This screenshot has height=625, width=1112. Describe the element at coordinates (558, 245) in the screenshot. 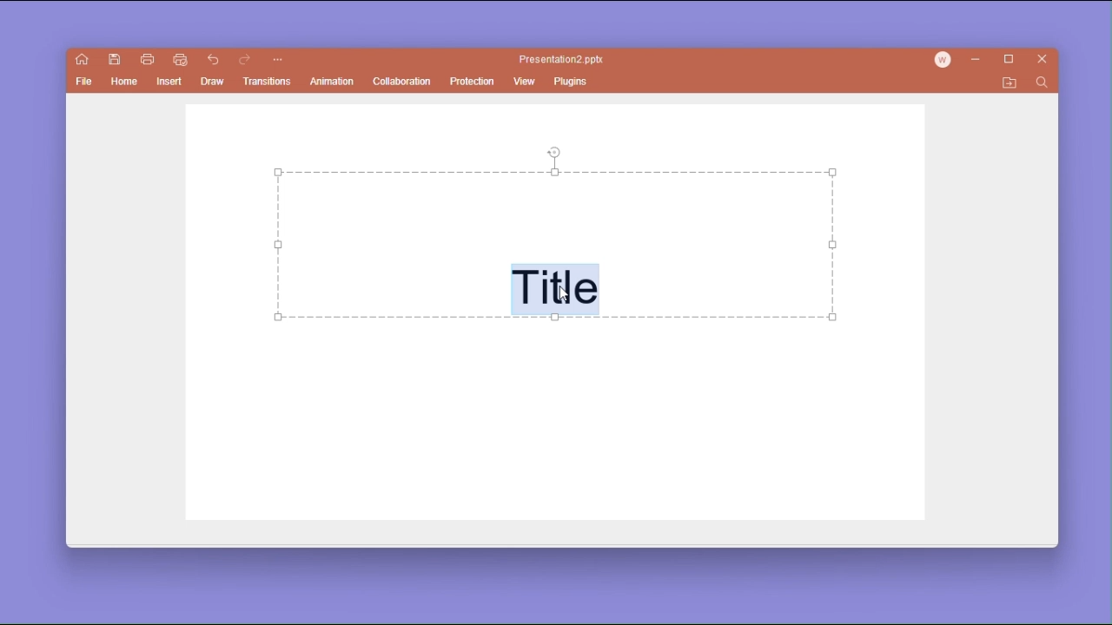

I see `text box` at that location.